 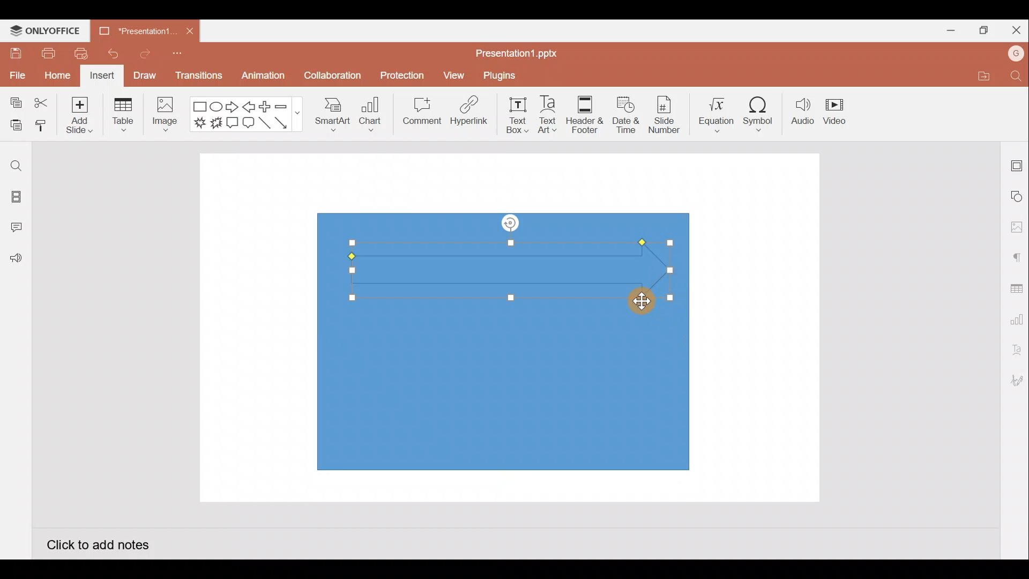 I want to click on Copy, so click(x=14, y=103).